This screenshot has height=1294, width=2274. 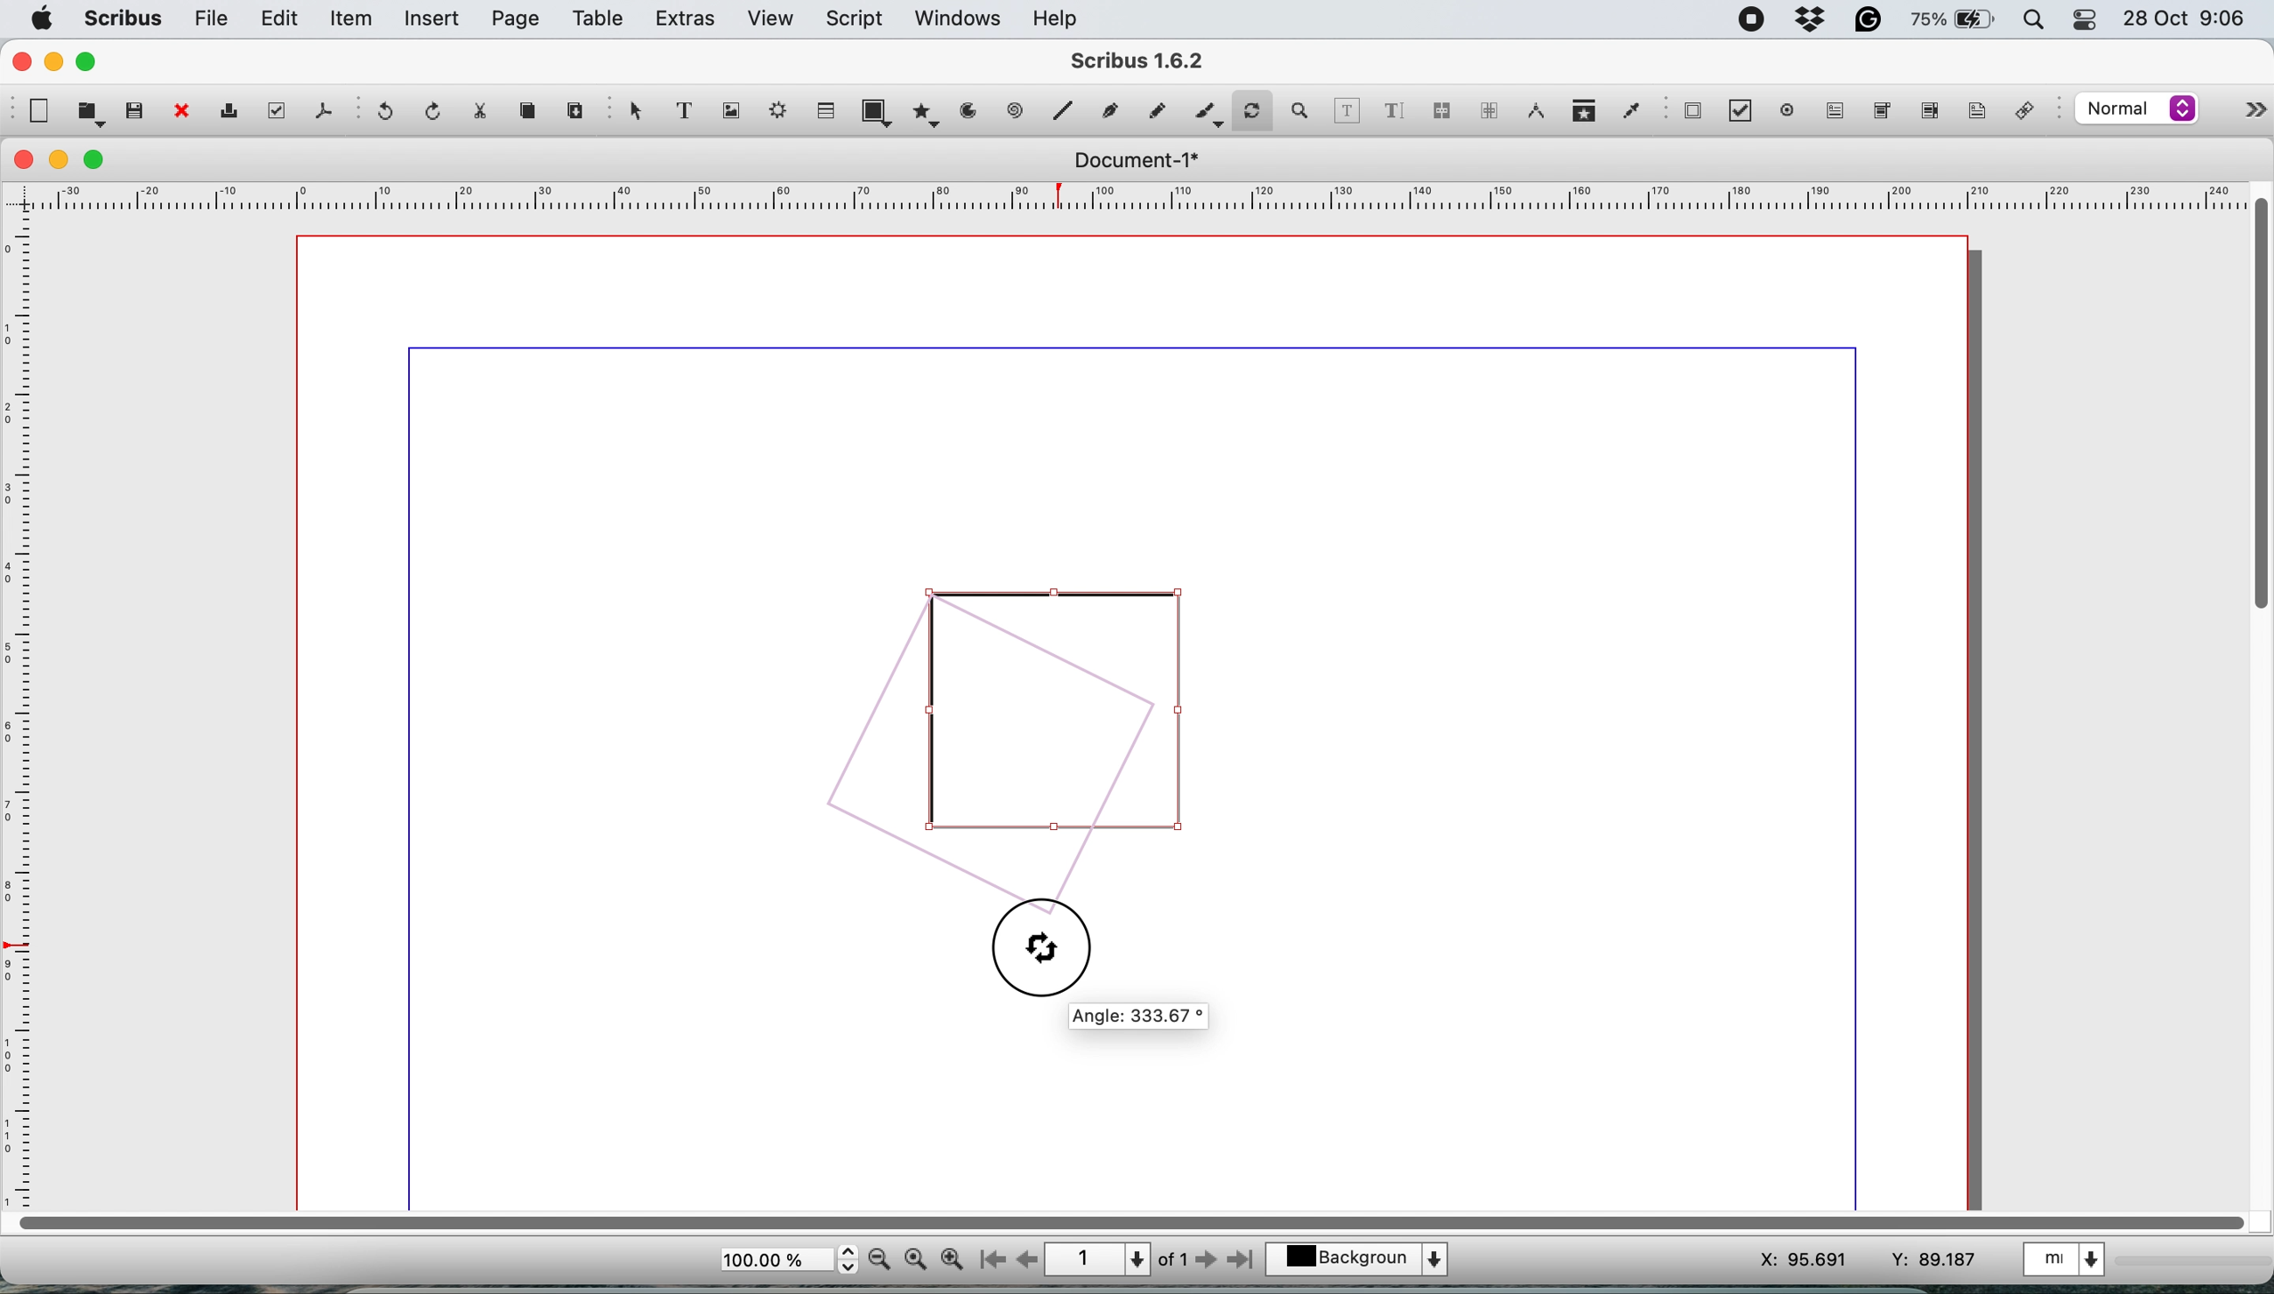 What do you see at coordinates (1348, 110) in the screenshot?
I see `edit contents of frame` at bounding box center [1348, 110].